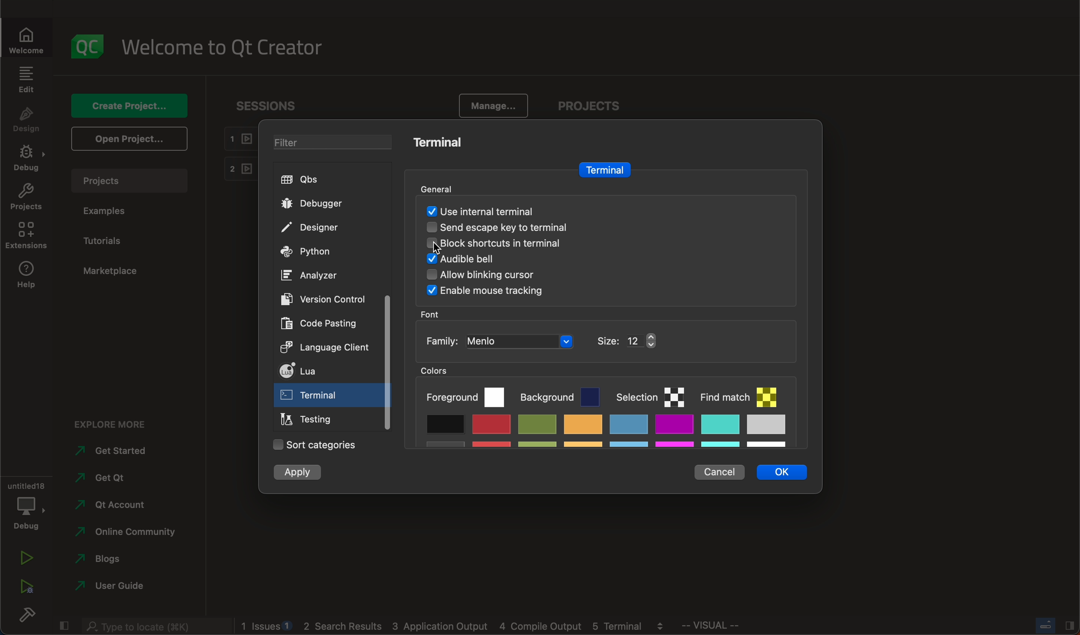 The width and height of the screenshot is (1080, 635). What do you see at coordinates (529, 245) in the screenshot?
I see `block shortcuts` at bounding box center [529, 245].